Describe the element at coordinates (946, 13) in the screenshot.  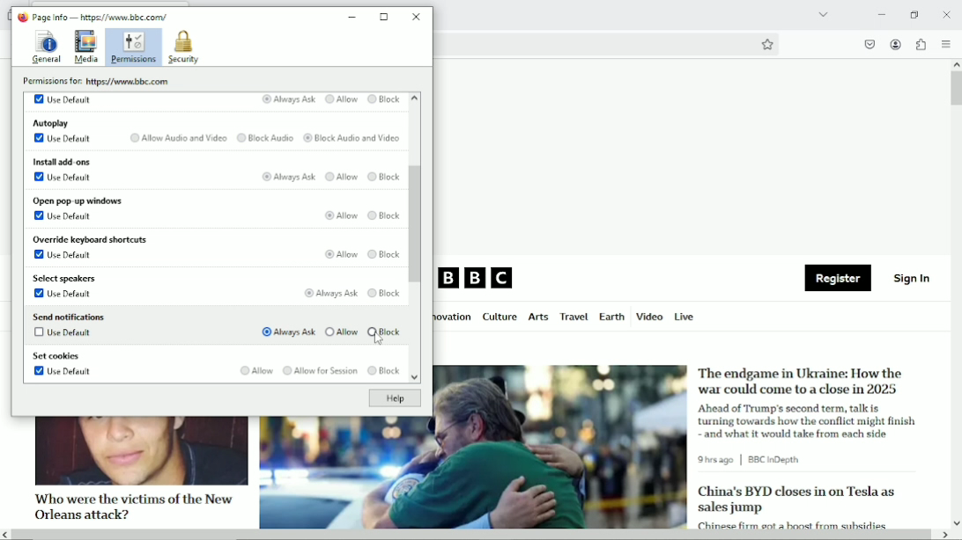
I see `close` at that location.